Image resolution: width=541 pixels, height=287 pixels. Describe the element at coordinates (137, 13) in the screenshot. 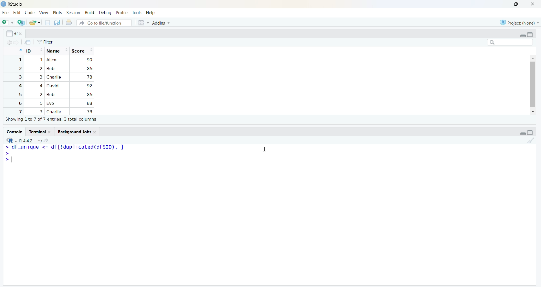

I see `Tools` at that location.